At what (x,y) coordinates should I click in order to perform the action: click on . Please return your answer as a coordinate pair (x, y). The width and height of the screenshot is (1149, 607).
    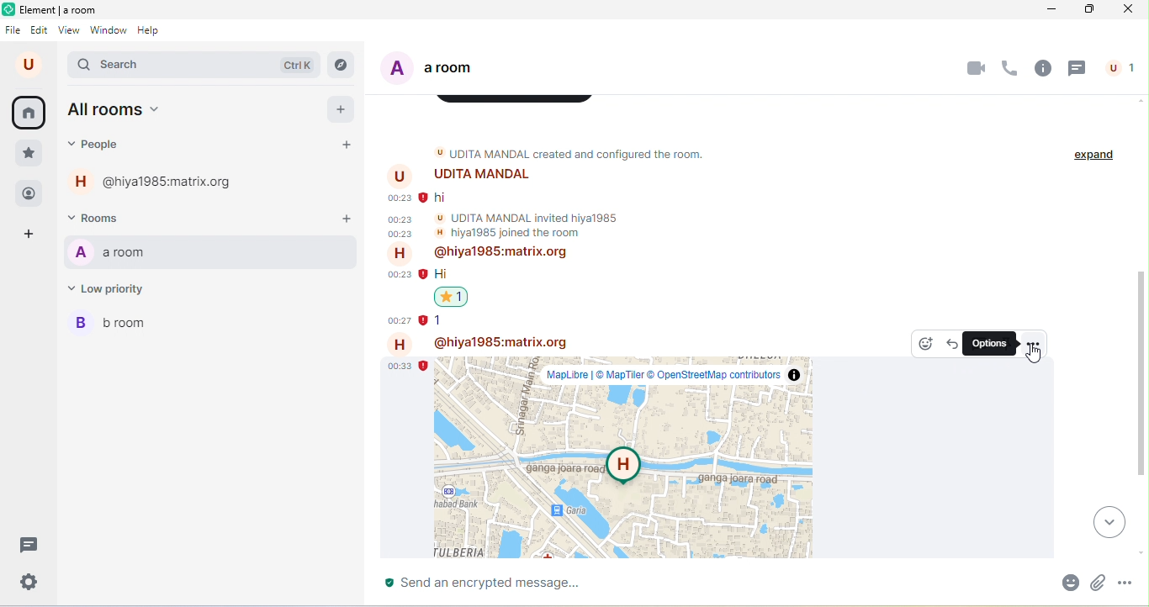
    Looking at the image, I should click on (398, 298).